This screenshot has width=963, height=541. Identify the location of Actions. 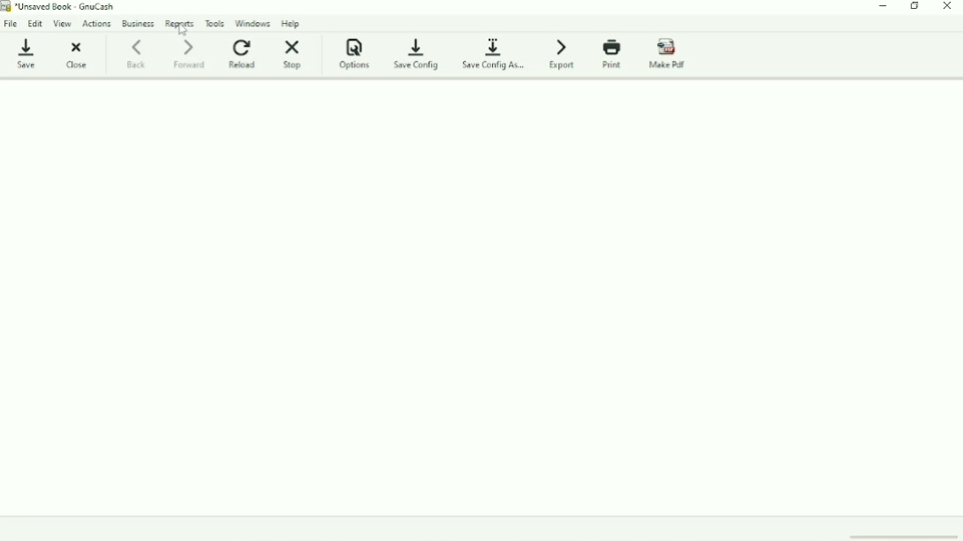
(98, 24).